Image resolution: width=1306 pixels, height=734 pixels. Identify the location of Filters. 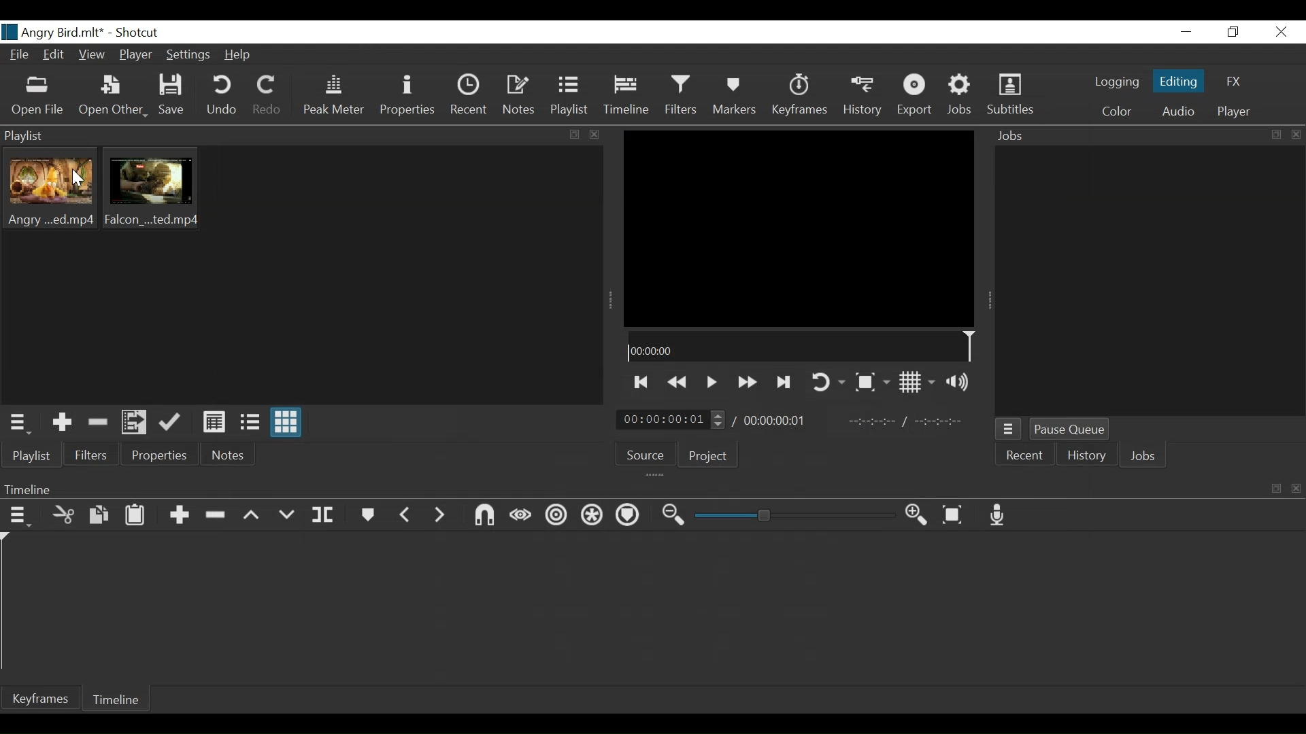
(683, 96).